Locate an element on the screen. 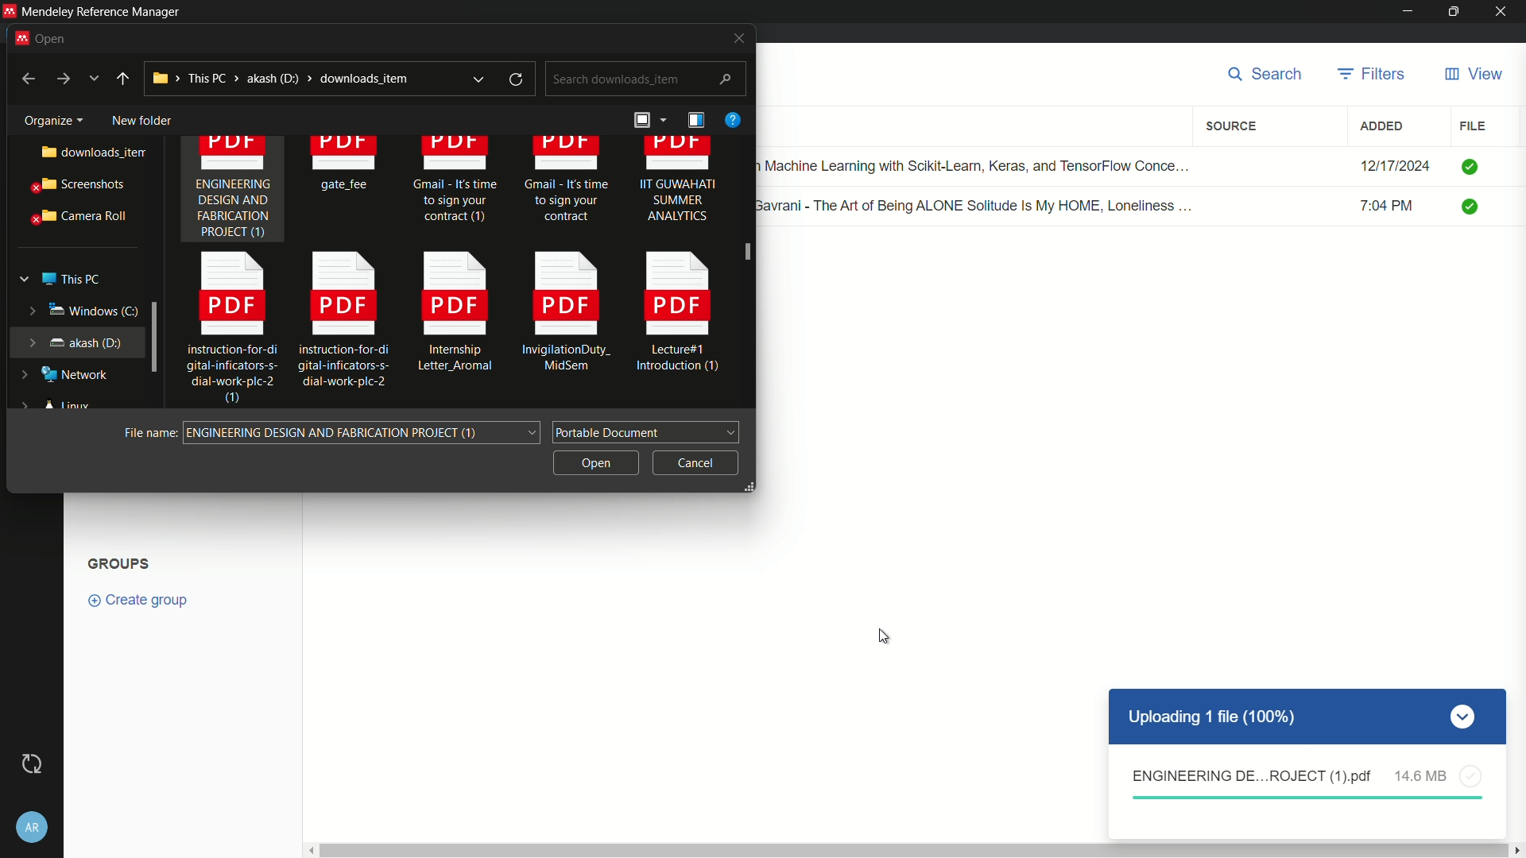  source is located at coordinates (1234, 126).